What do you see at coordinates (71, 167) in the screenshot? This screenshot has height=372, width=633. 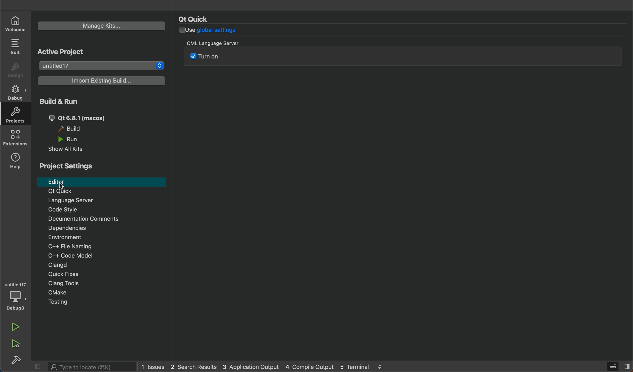 I see `Project Settings` at bounding box center [71, 167].